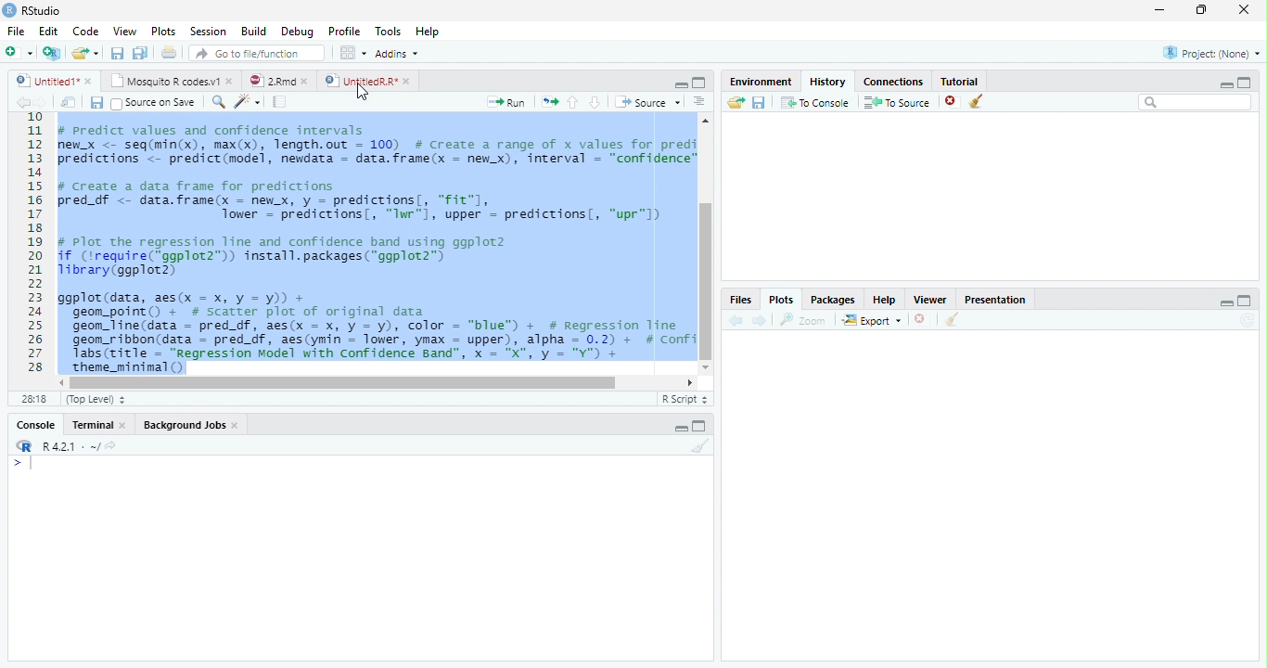  What do you see at coordinates (62, 445) in the screenshot?
I see `R 4.2.1` at bounding box center [62, 445].